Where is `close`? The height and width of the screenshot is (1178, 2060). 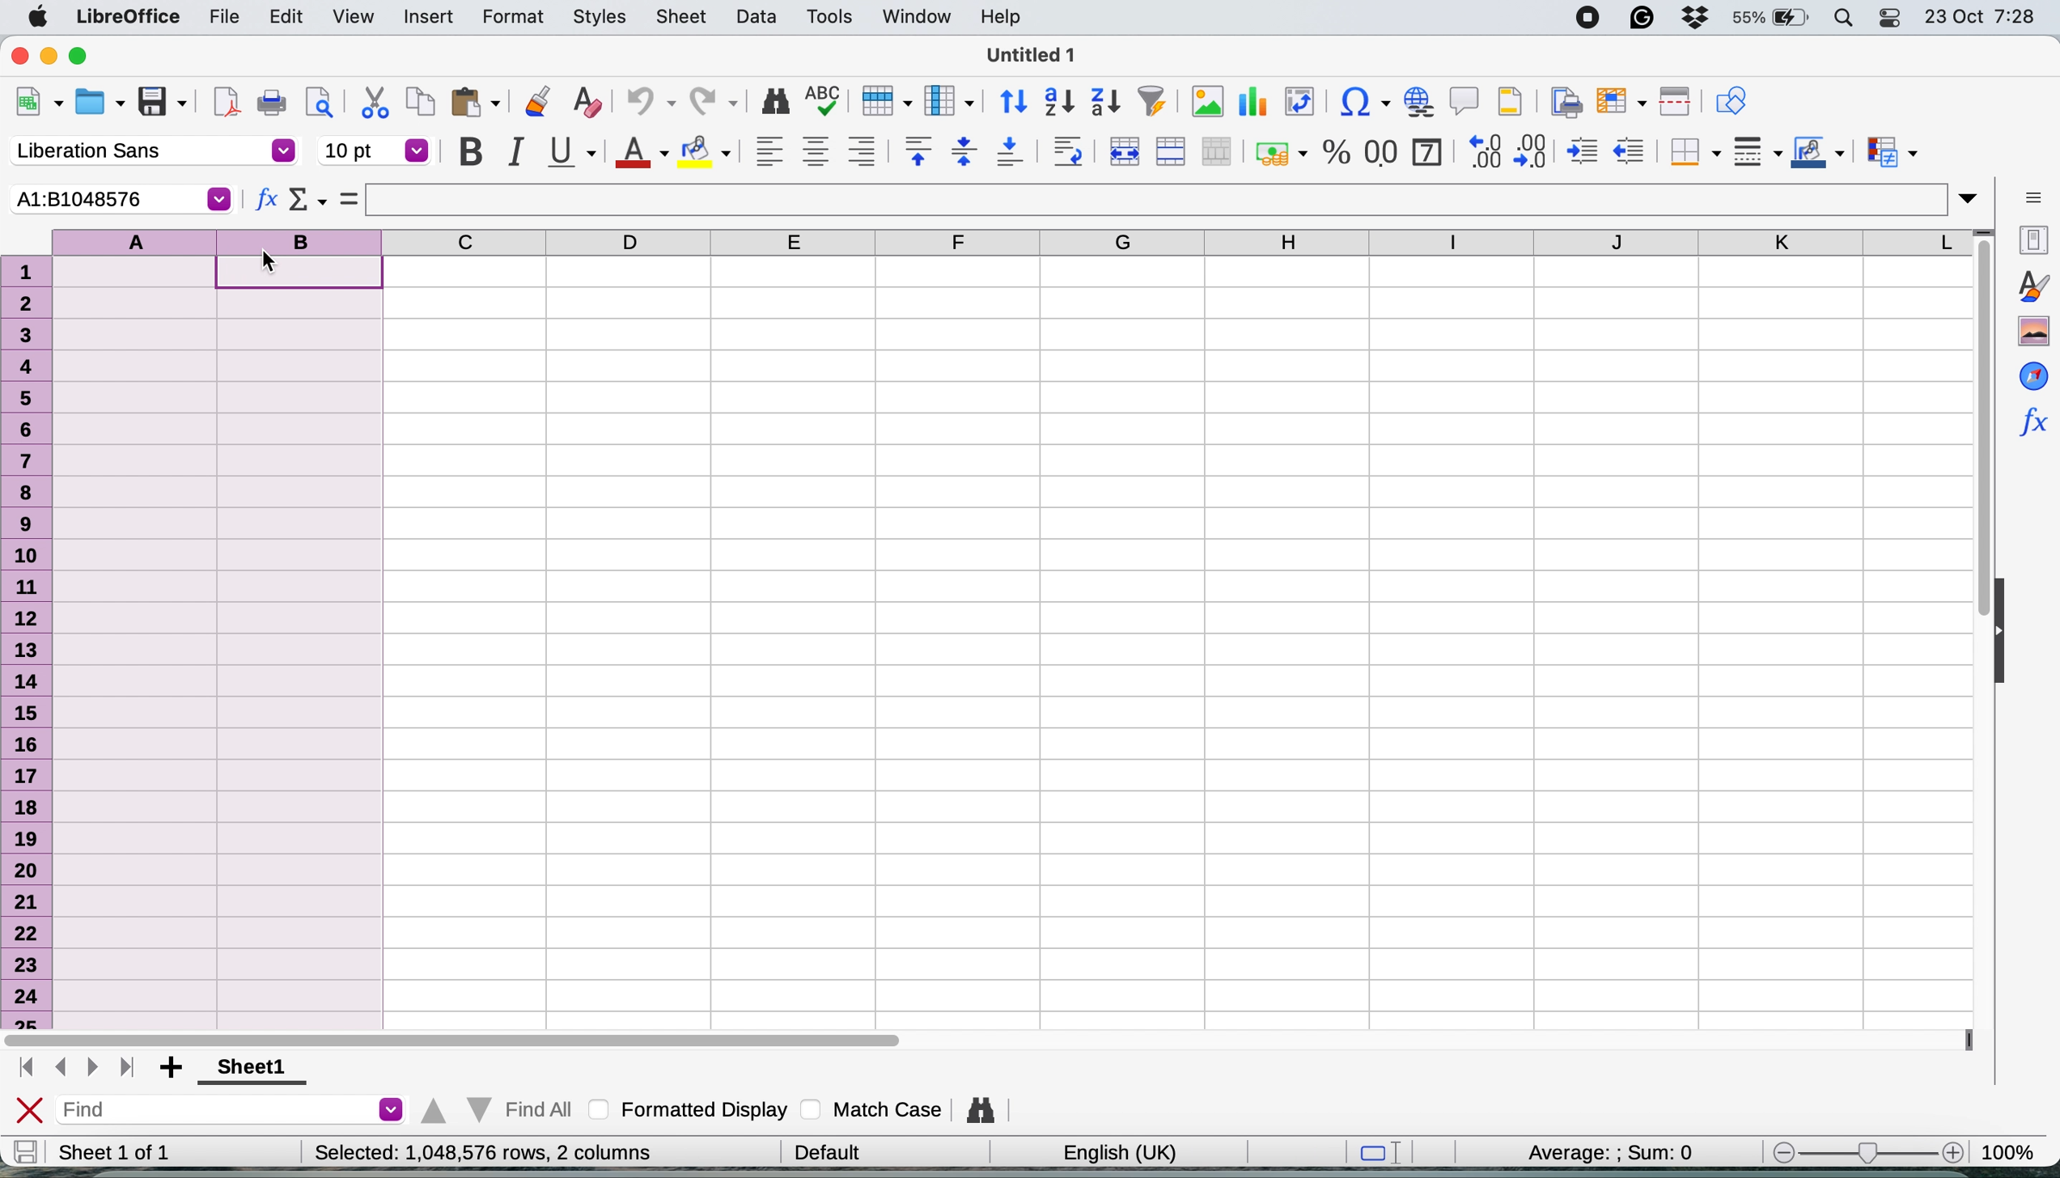
close is located at coordinates (29, 1108).